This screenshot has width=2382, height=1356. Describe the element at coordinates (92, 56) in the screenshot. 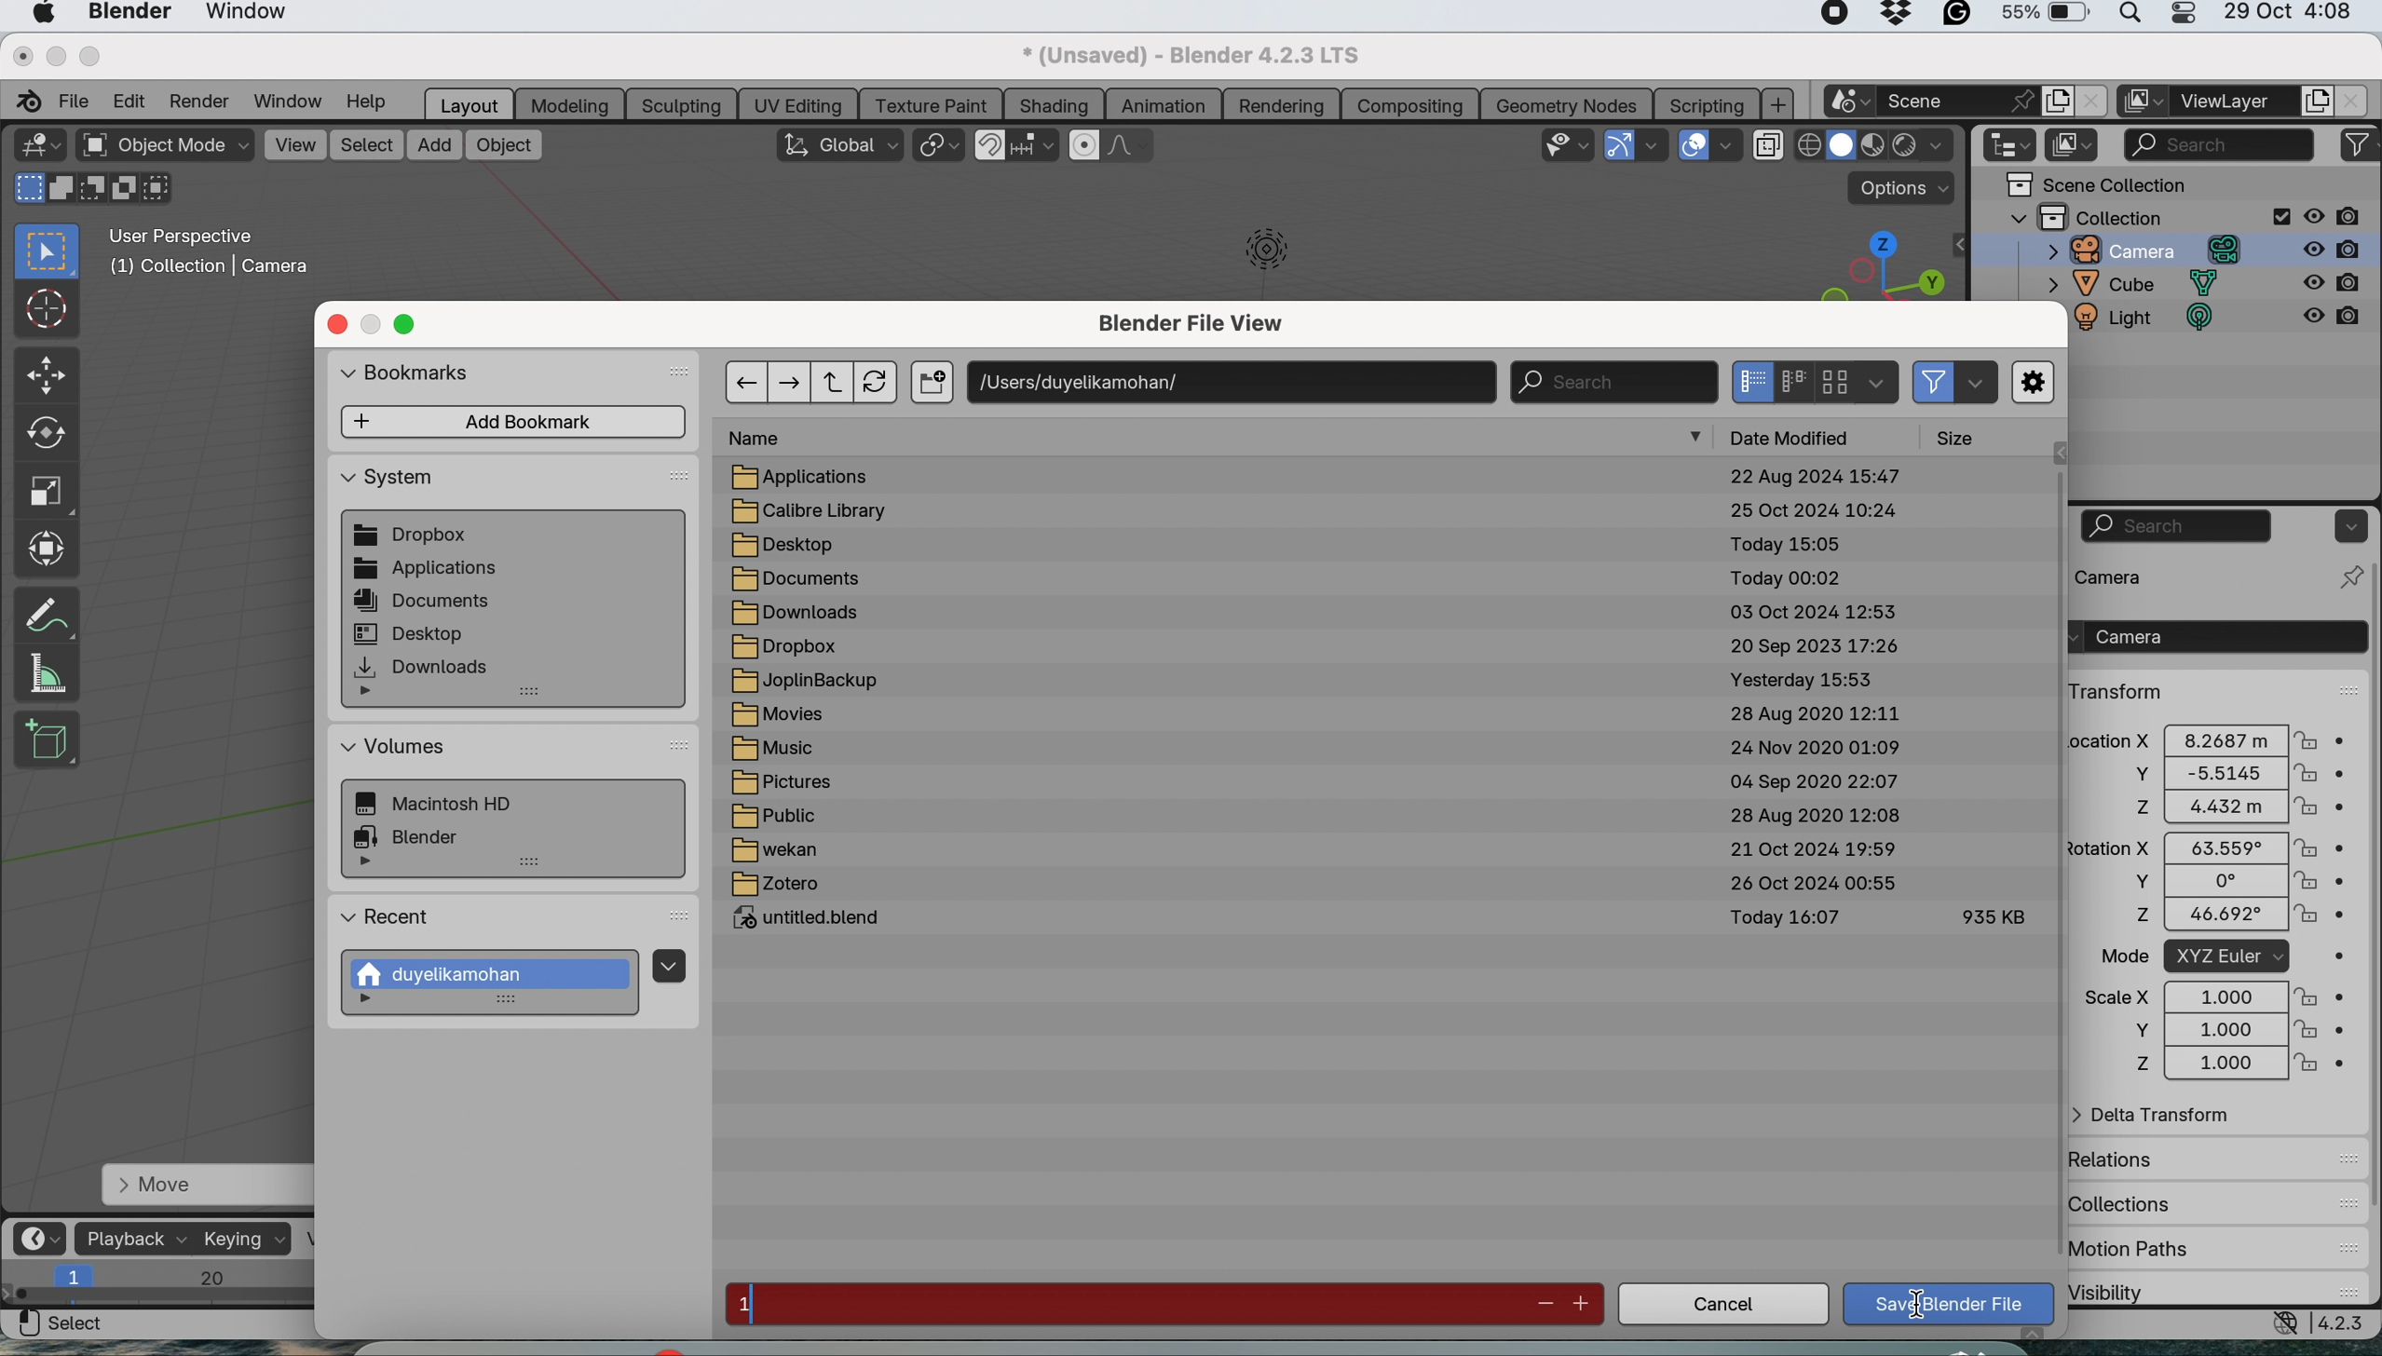

I see `maximise` at that location.